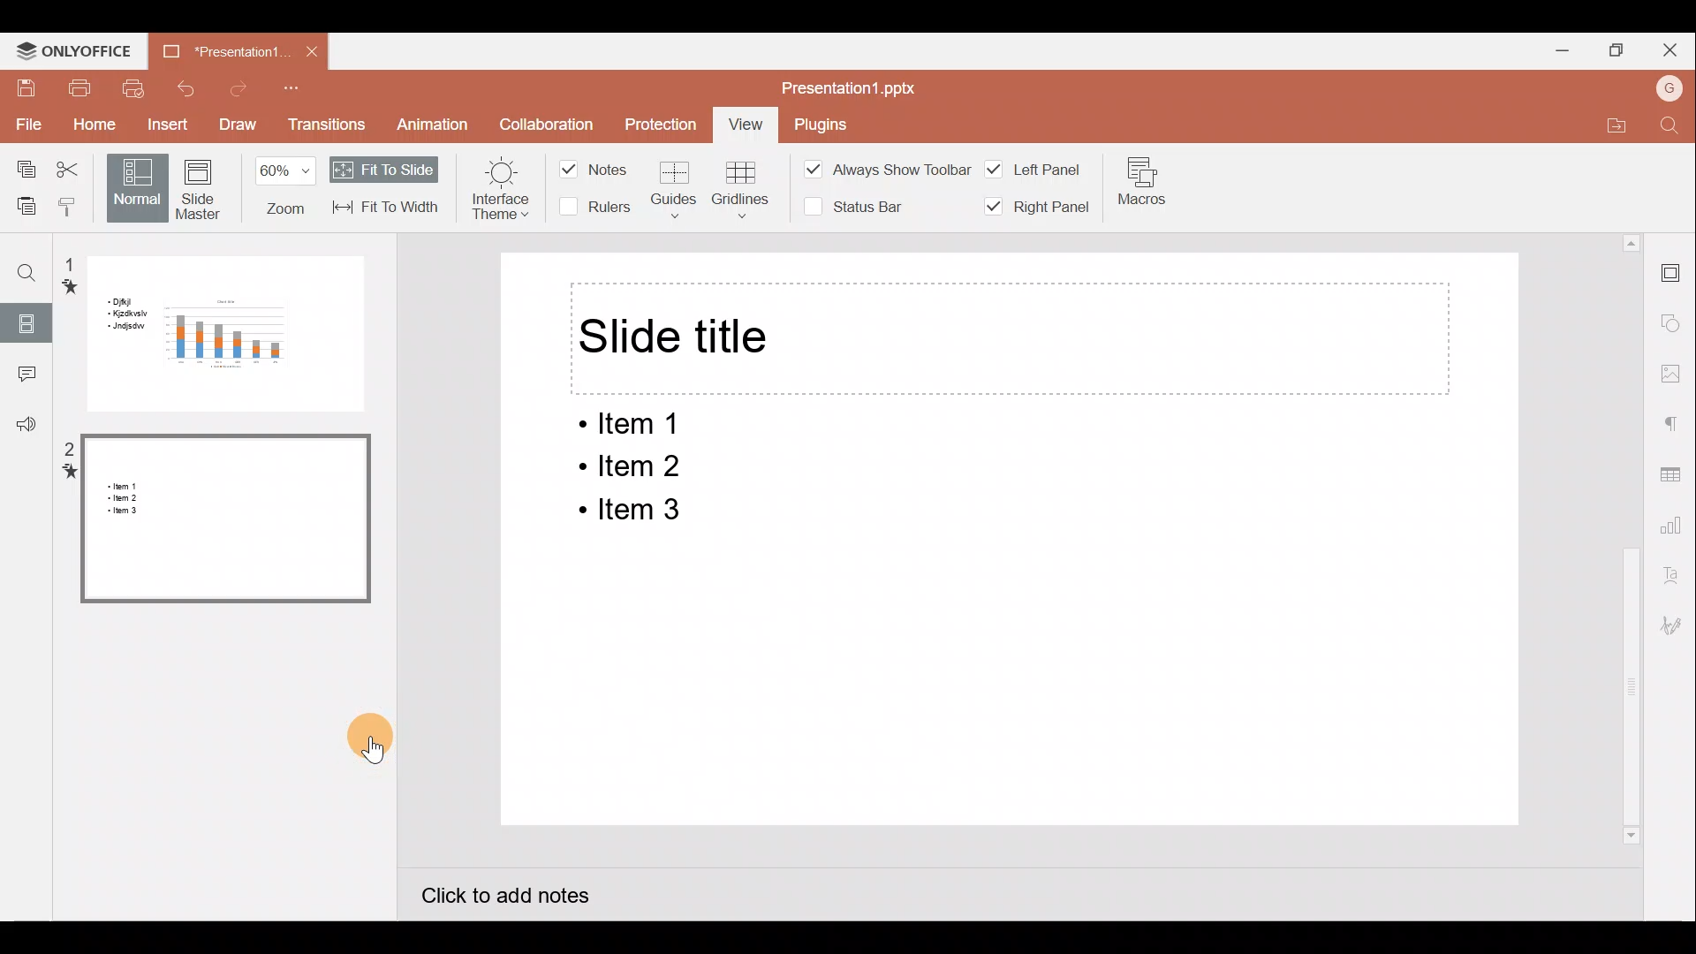 Image resolution: width=1696 pixels, height=954 pixels. I want to click on Plugins, so click(832, 124).